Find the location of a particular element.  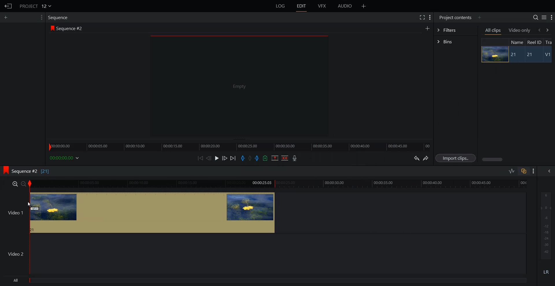

Remove Mark Section is located at coordinates (275, 158).